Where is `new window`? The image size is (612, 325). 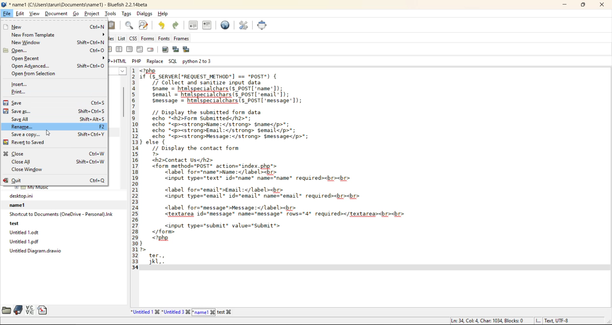 new window is located at coordinates (57, 43).